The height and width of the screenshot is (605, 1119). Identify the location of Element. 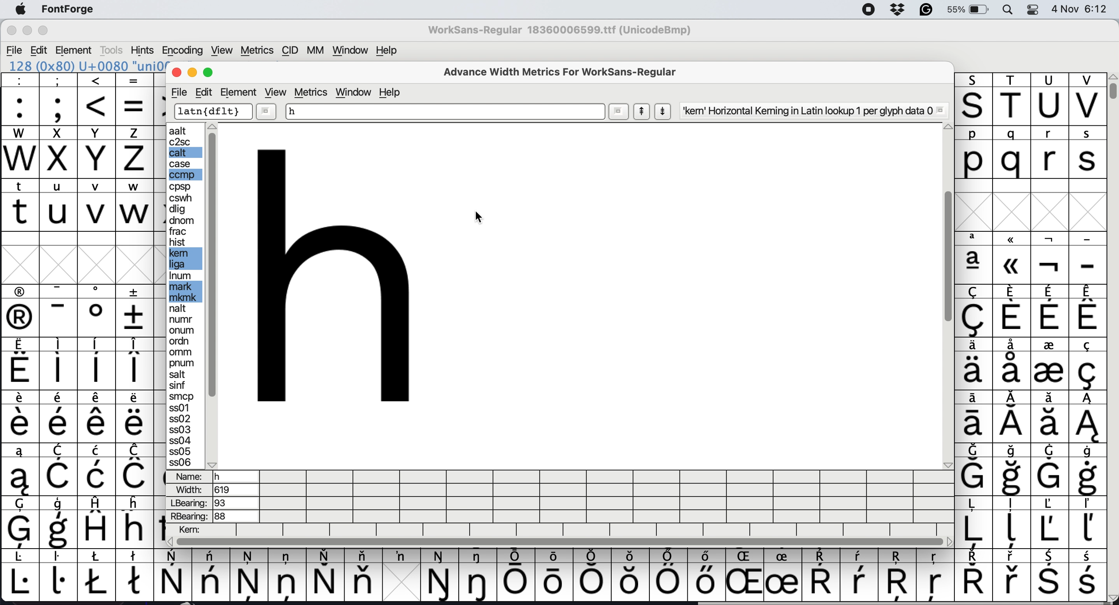
(74, 50).